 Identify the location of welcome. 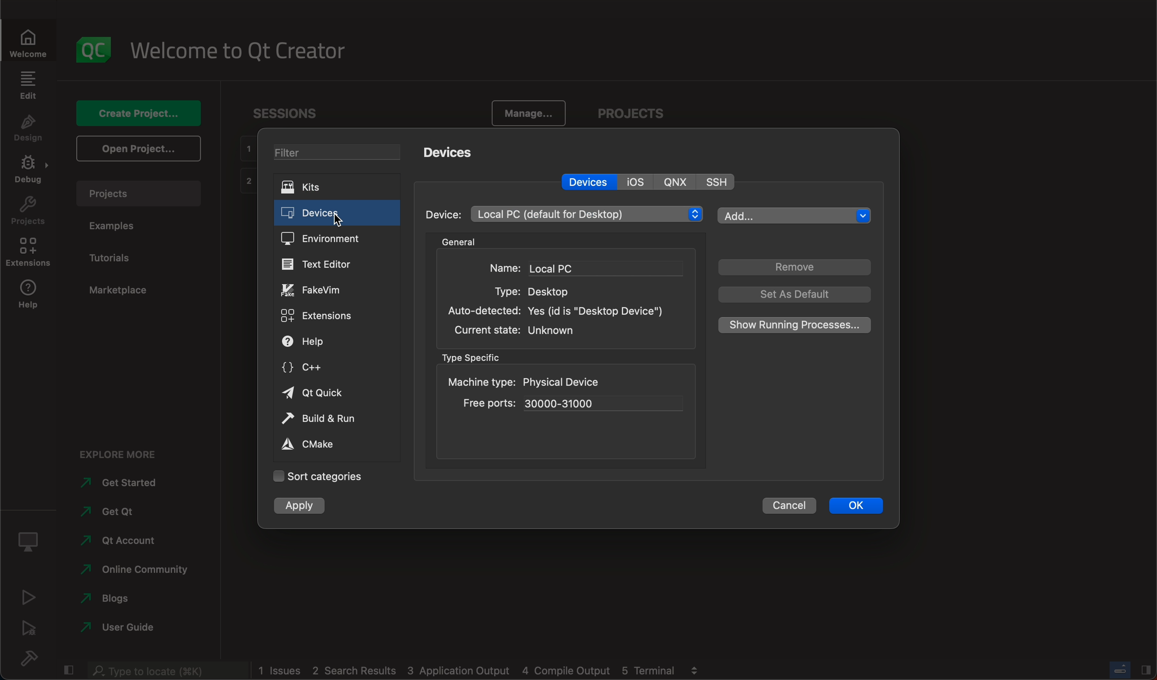
(29, 44).